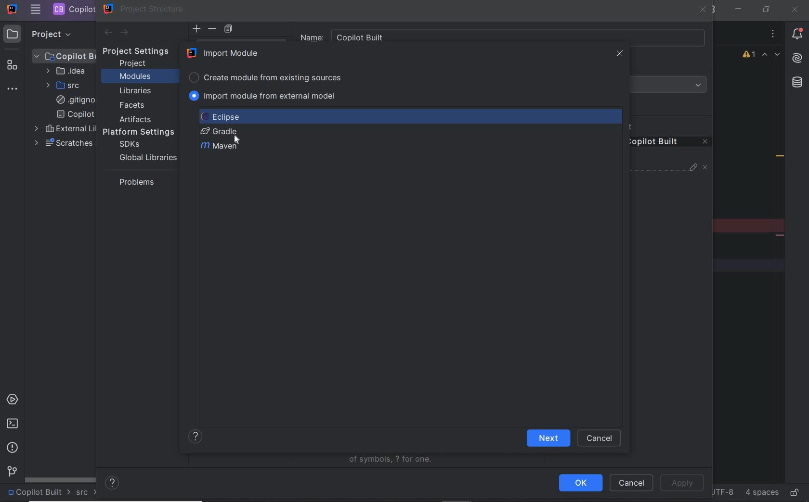 This screenshot has height=502, width=809. I want to click on restore down, so click(765, 9).